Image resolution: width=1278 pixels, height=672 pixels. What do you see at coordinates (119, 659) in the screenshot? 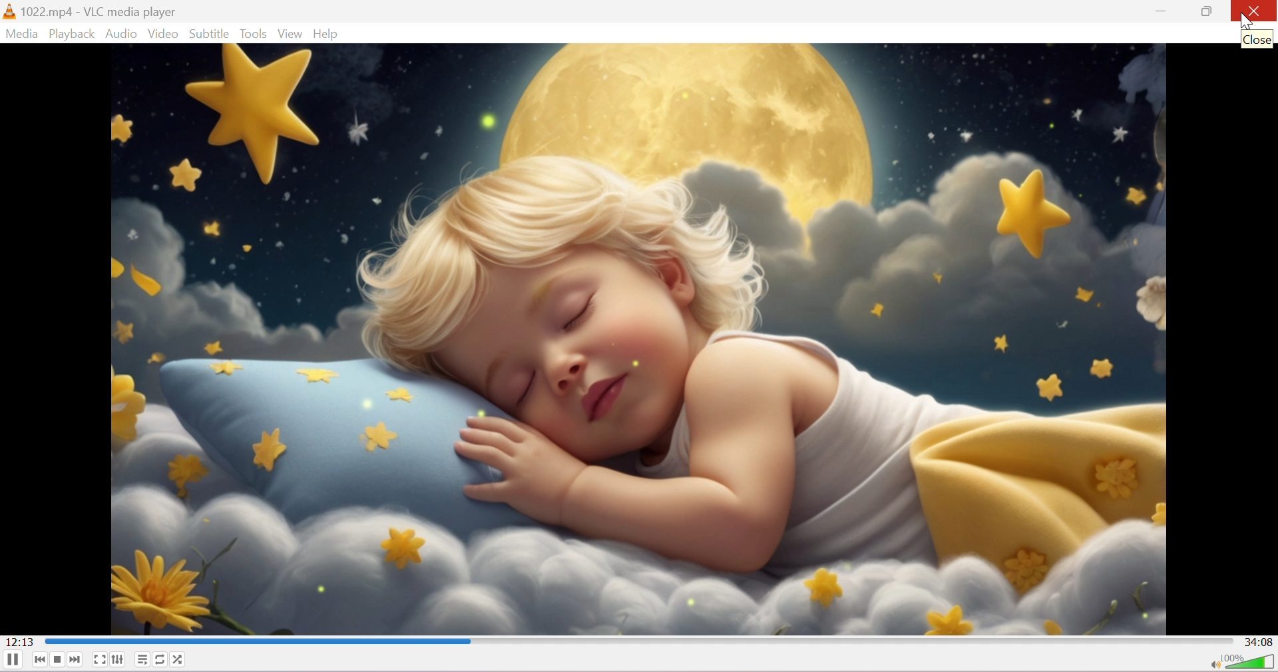
I see `Show extended settings` at bounding box center [119, 659].